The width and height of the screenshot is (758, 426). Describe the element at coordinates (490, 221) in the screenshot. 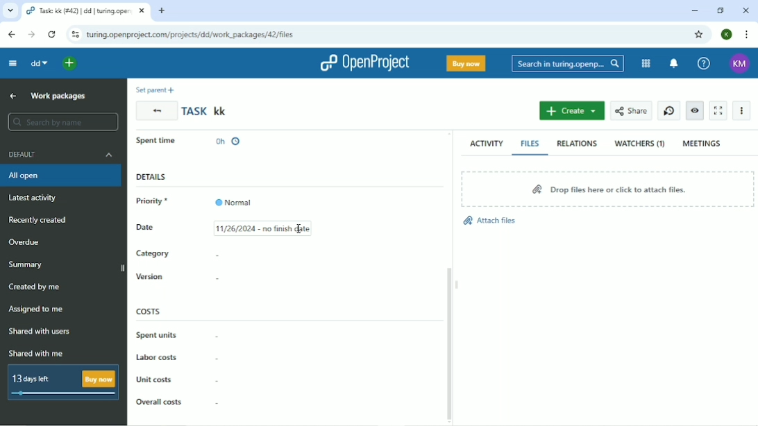

I see `Attach files` at that location.